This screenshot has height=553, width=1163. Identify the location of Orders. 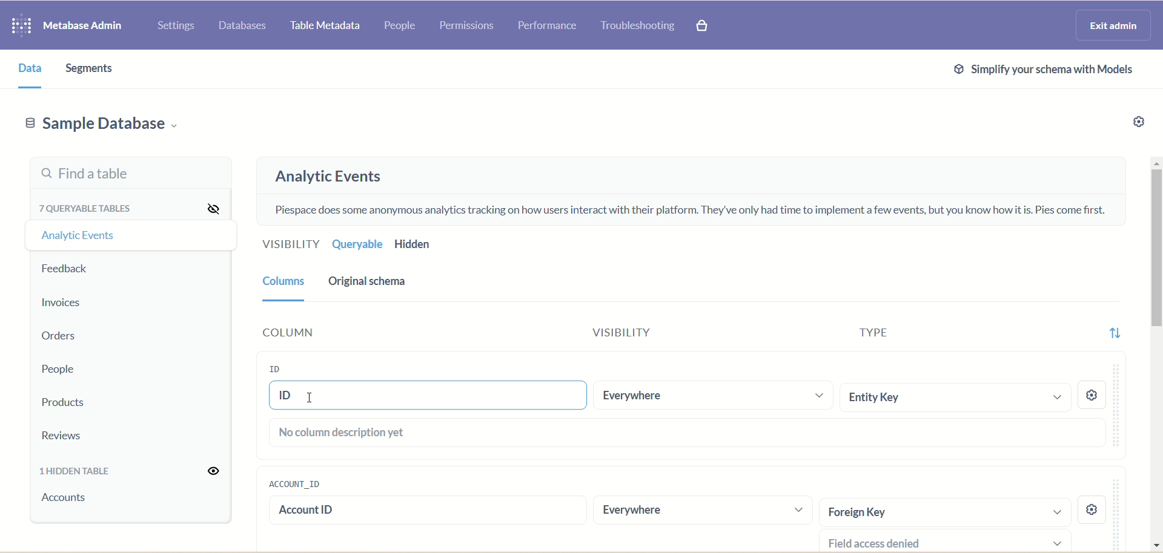
(58, 335).